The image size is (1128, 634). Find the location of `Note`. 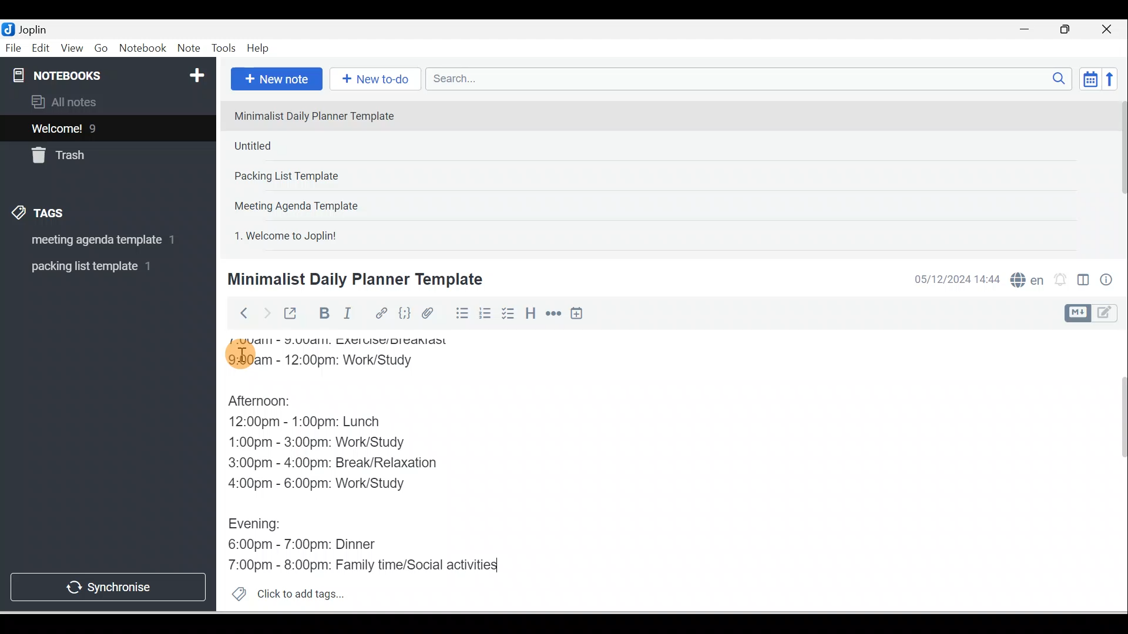

Note is located at coordinates (187, 49).